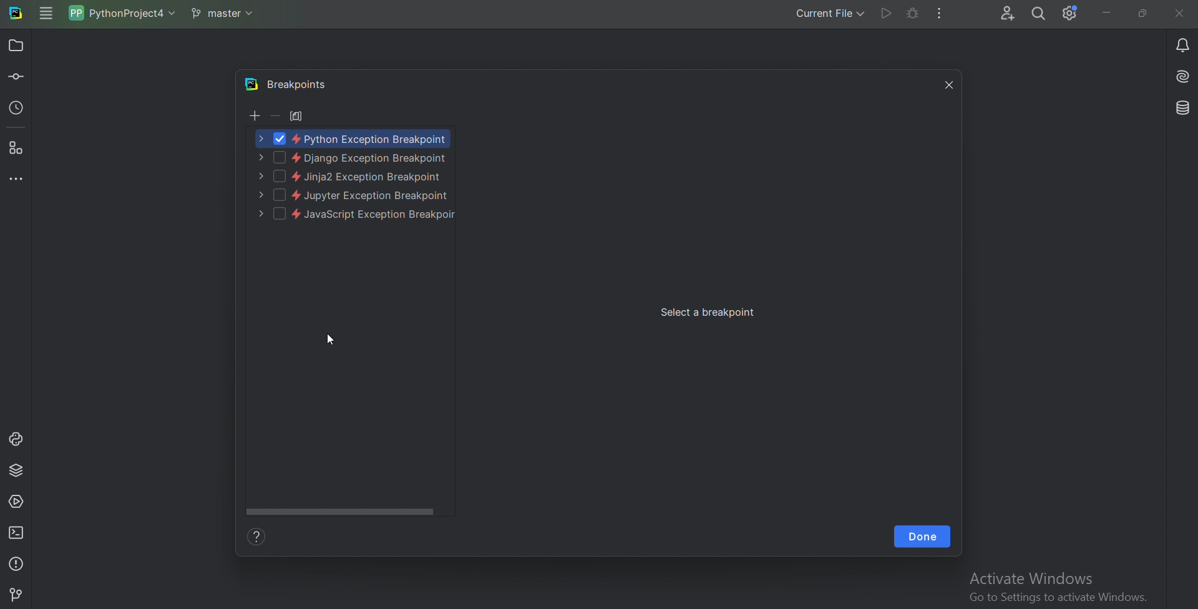 The height and width of the screenshot is (609, 1198). I want to click on Django Exception Breakpoint, so click(354, 158).